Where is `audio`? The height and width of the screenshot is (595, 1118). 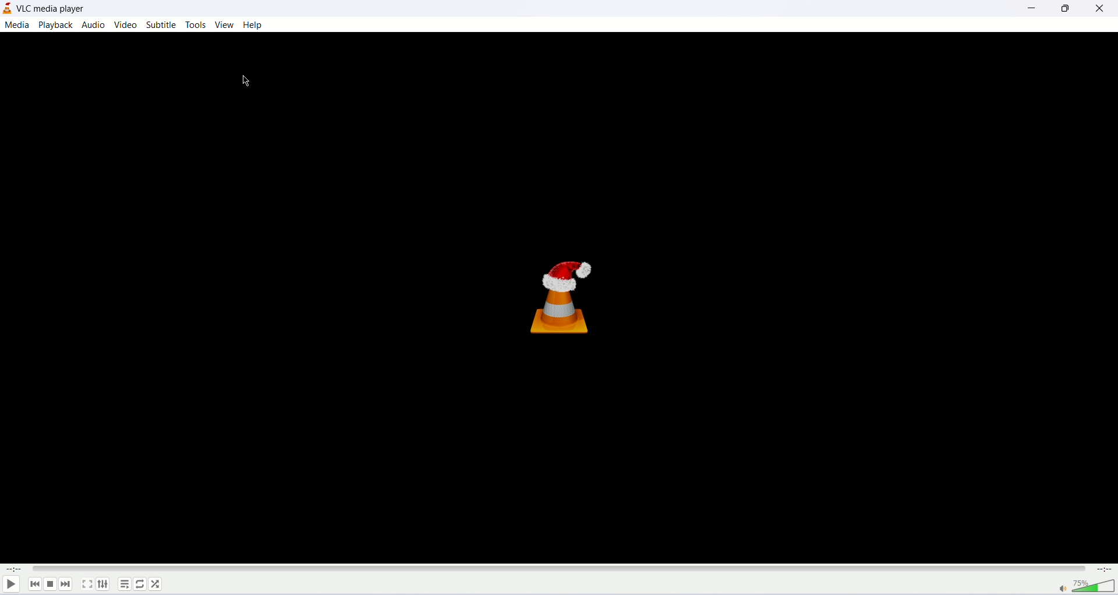 audio is located at coordinates (94, 24).